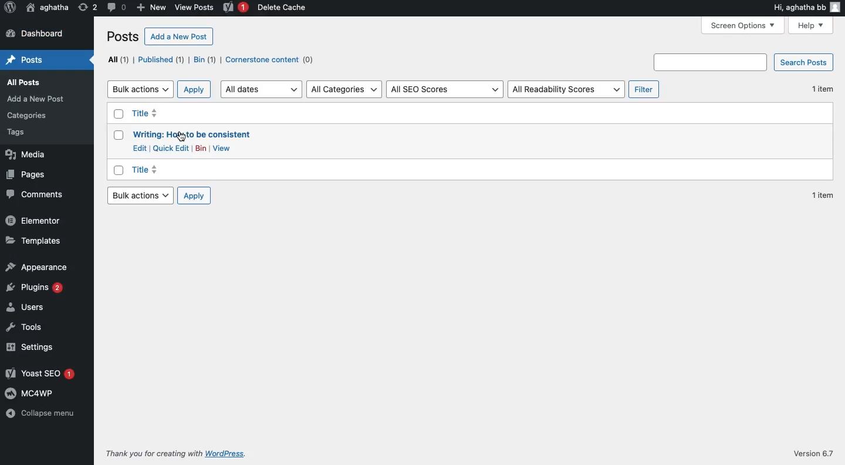 The height and width of the screenshot is (465, 845). I want to click on Filter, so click(644, 90).